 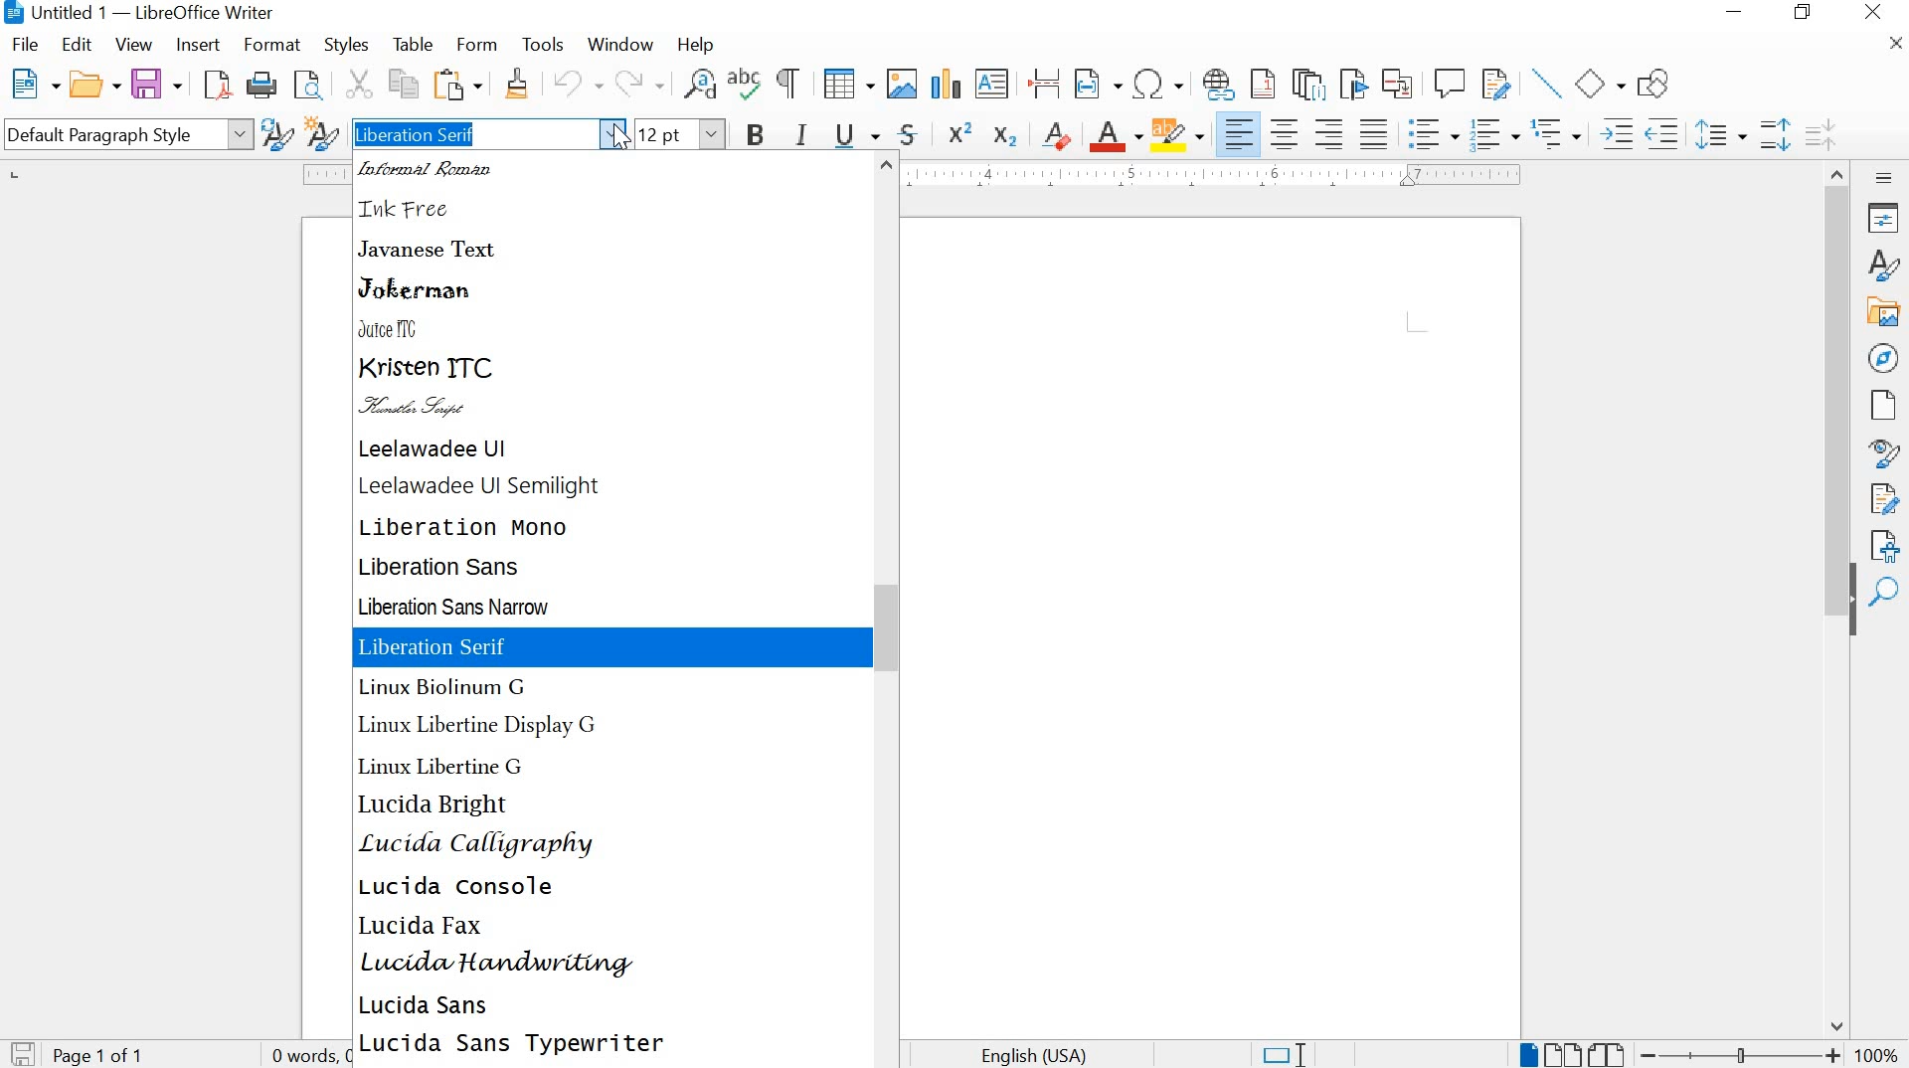 I want to click on INSERT COMMENT, so click(x=1451, y=84).